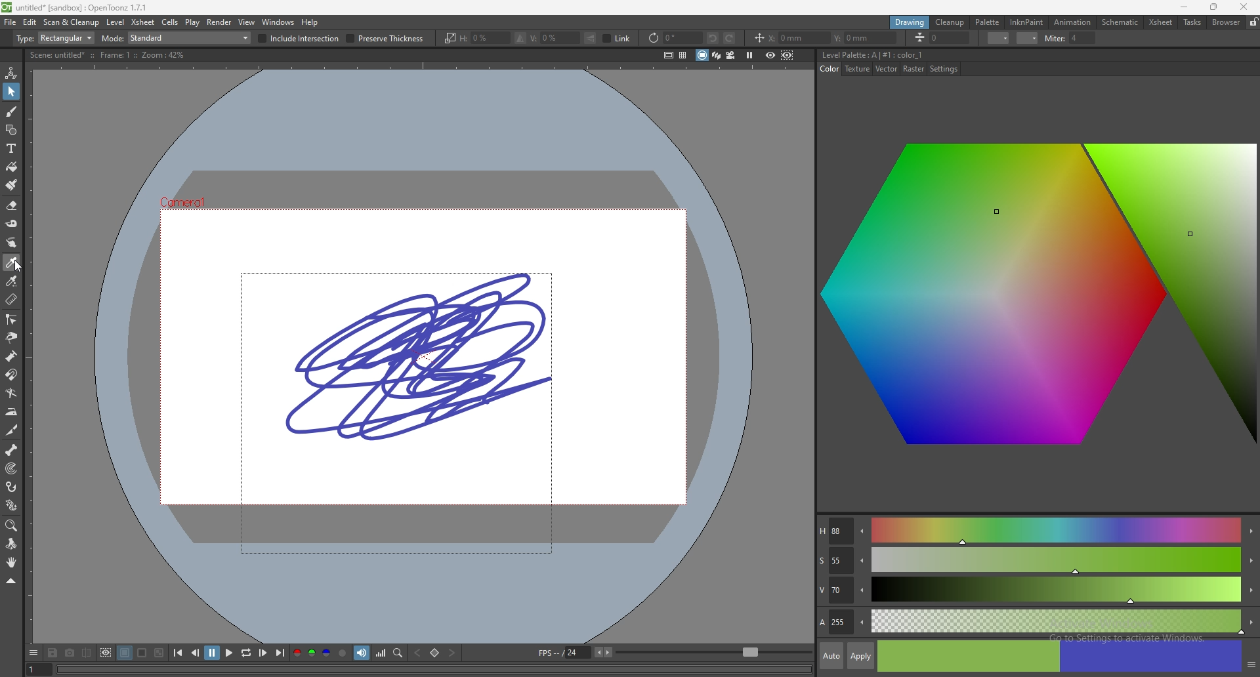  I want to click on safe area, so click(668, 54).